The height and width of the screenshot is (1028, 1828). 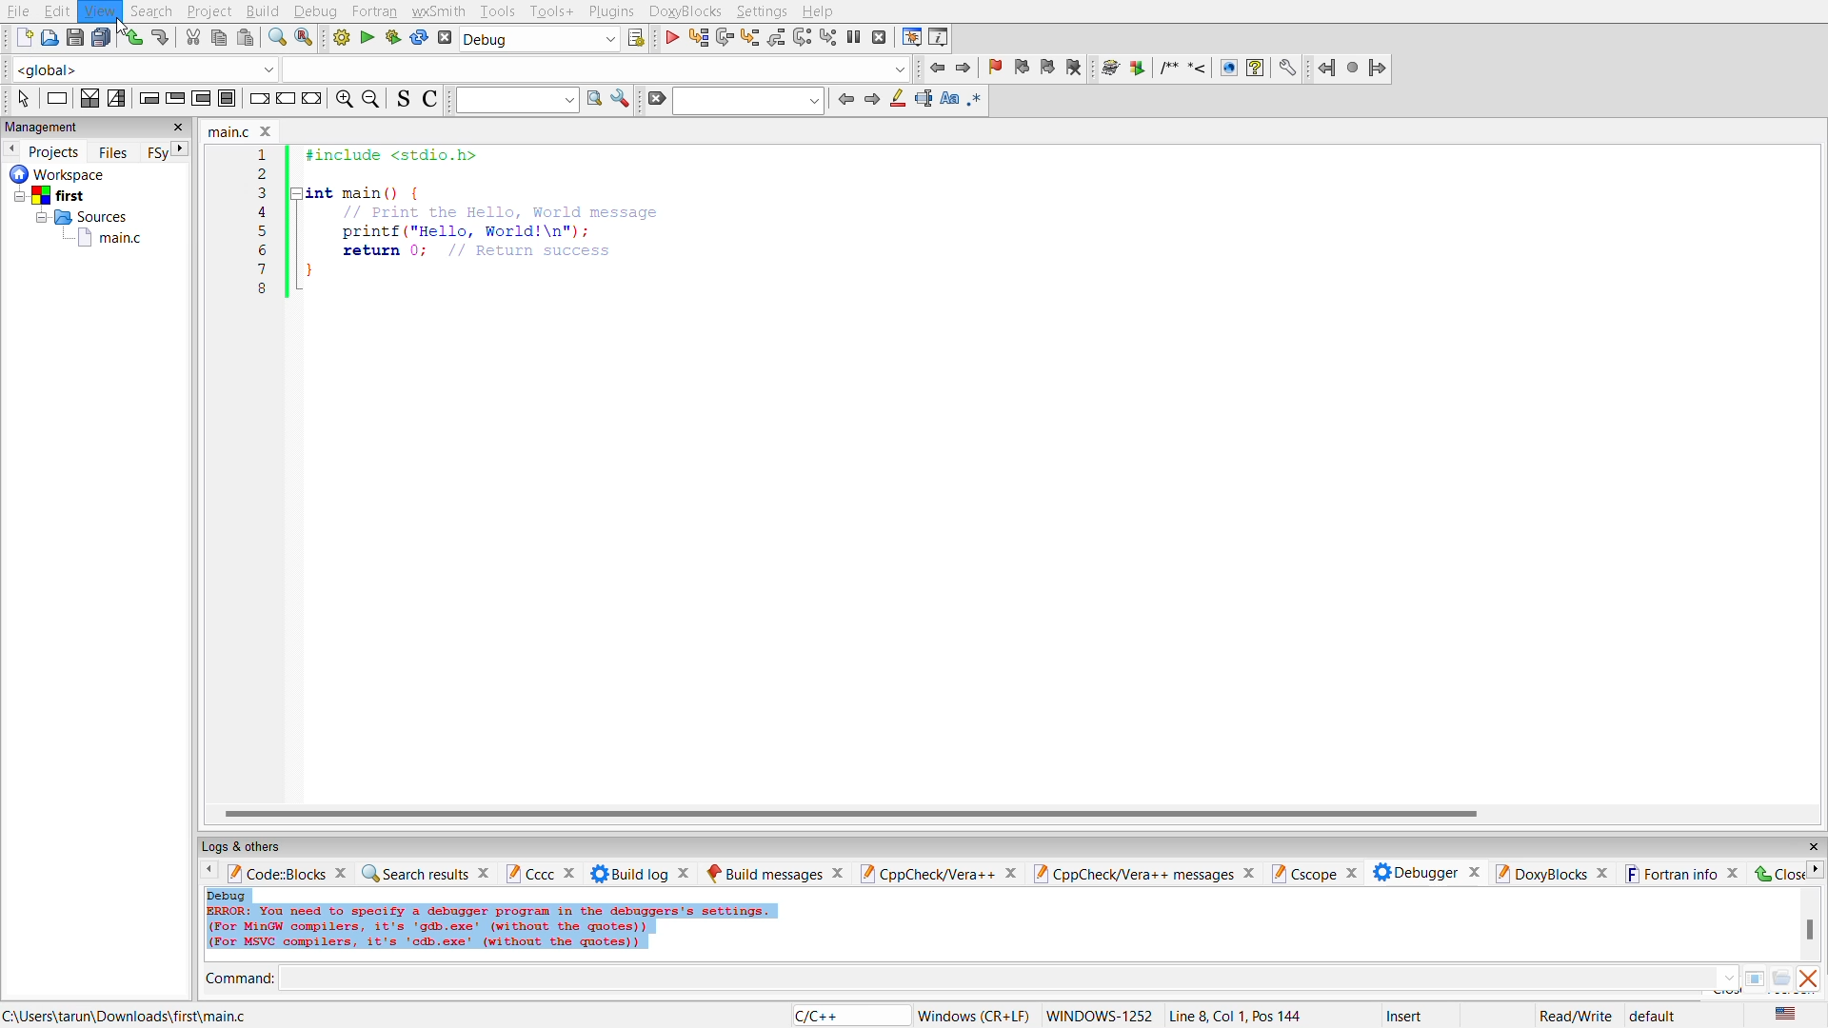 What do you see at coordinates (373, 98) in the screenshot?
I see `zoom out` at bounding box center [373, 98].